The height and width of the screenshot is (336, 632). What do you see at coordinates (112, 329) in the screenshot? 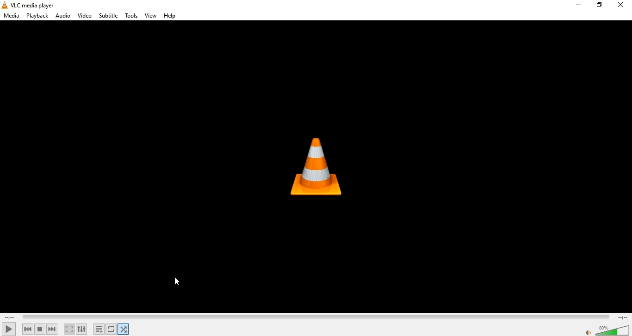
I see `click to toggle between loop all, loop one and no one` at bounding box center [112, 329].